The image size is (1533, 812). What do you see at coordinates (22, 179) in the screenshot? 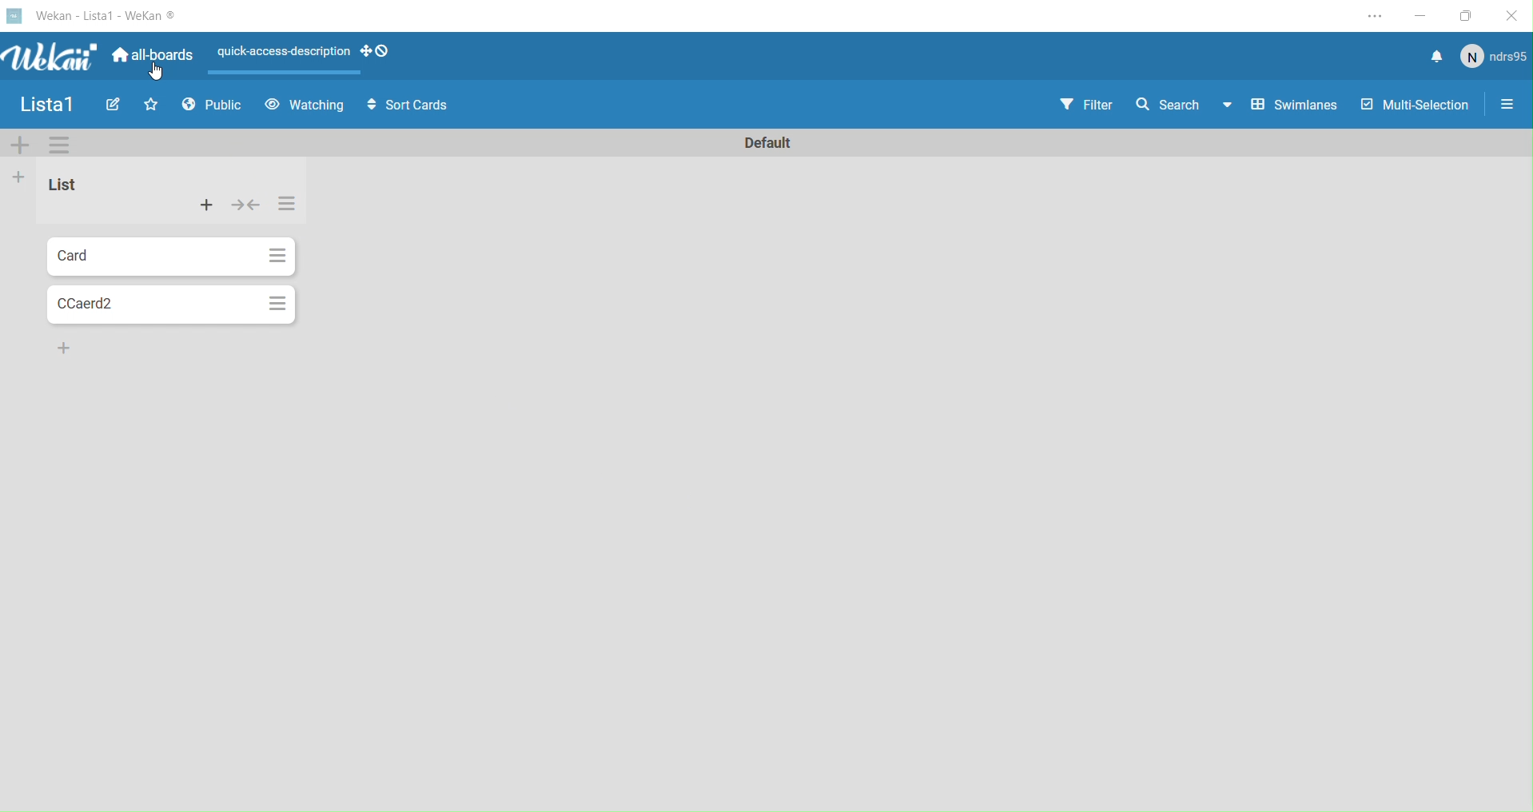
I see `Add` at bounding box center [22, 179].